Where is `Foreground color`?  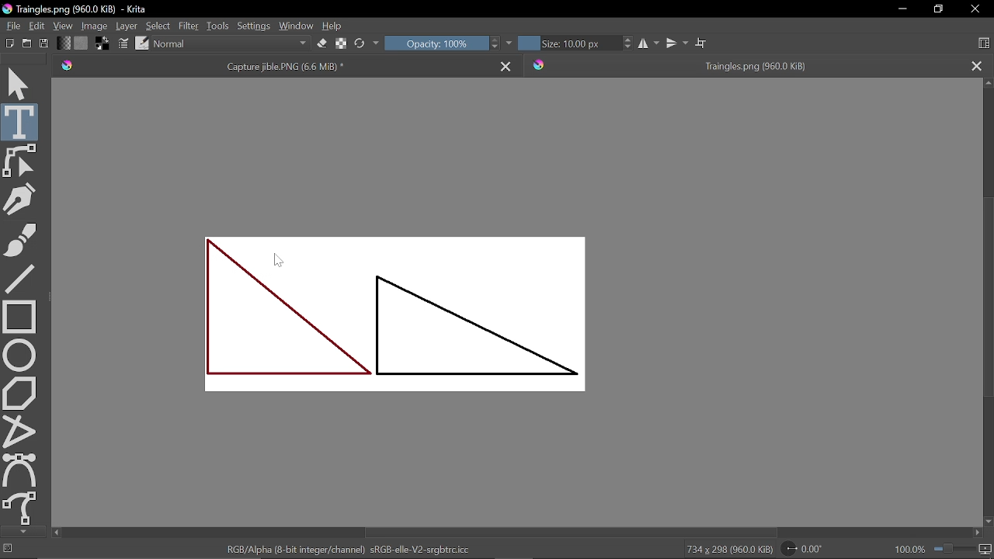
Foreground color is located at coordinates (103, 44).